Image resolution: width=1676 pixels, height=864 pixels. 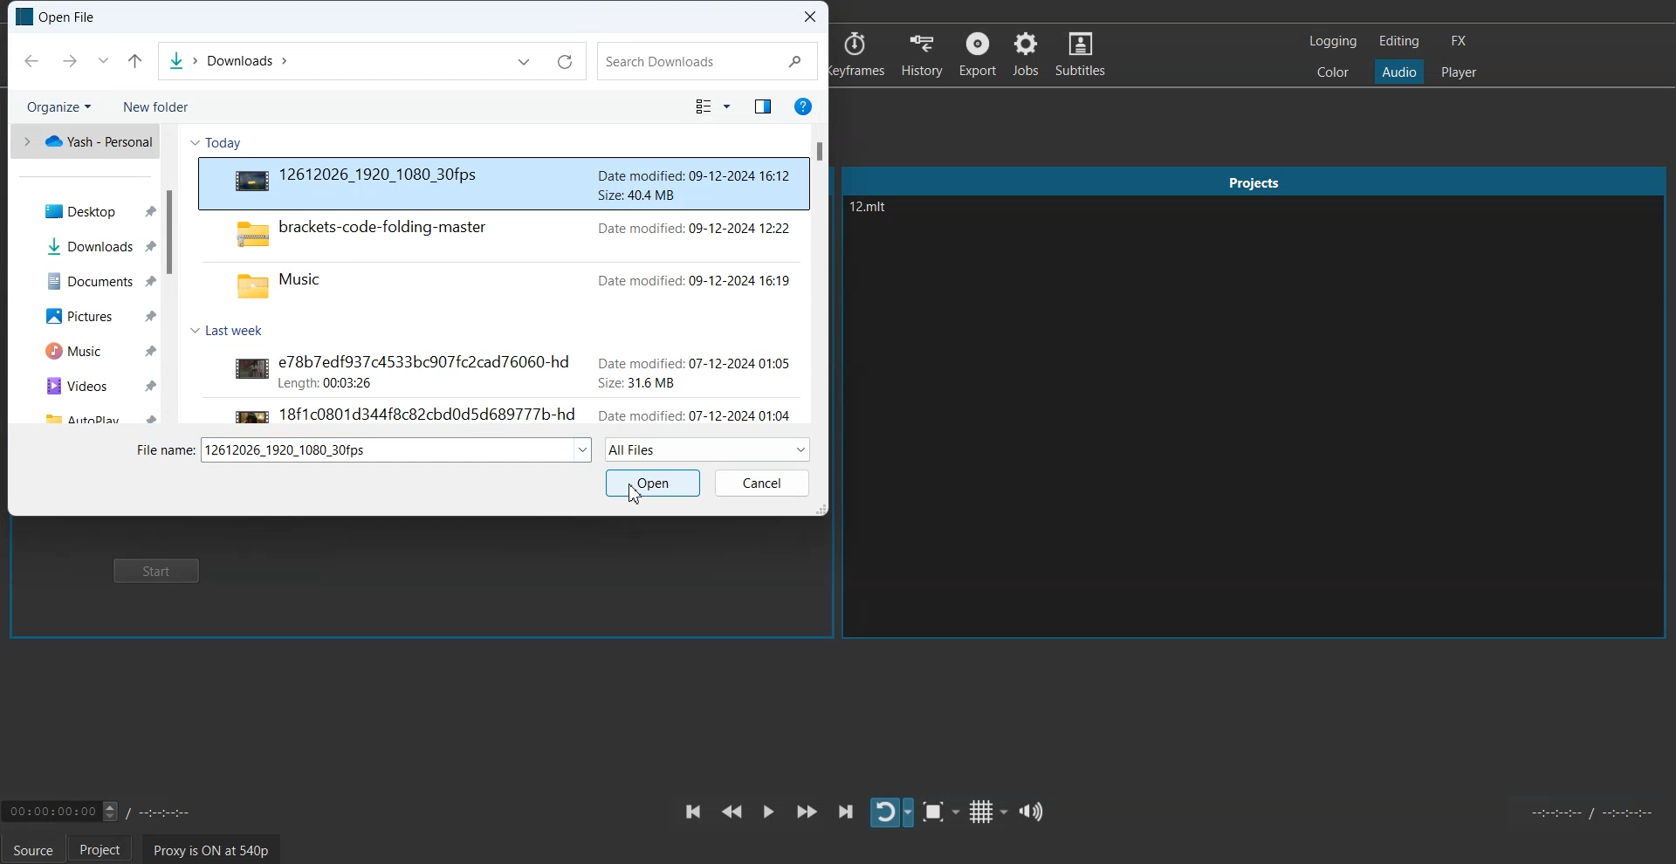 I want to click on FX, so click(x=1457, y=41).